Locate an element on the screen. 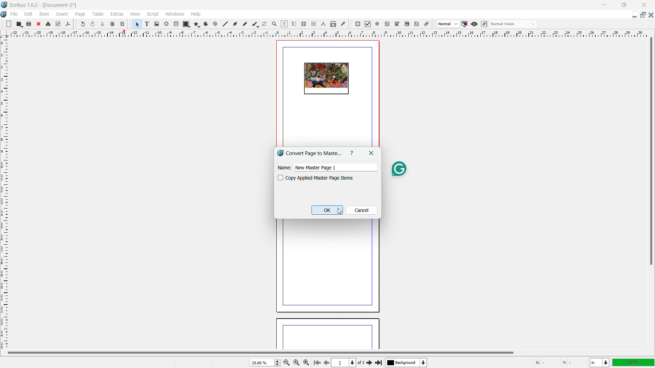 This screenshot has width=655, height=368. edit contents of the frame is located at coordinates (284, 24).